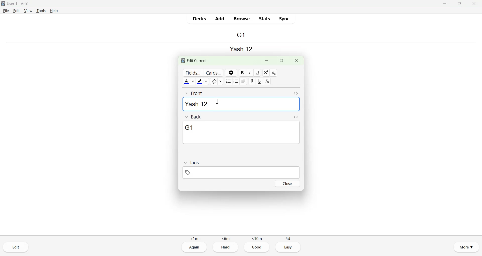 The width and height of the screenshot is (482, 256). Describe the element at coordinates (6, 10) in the screenshot. I see `File` at that location.